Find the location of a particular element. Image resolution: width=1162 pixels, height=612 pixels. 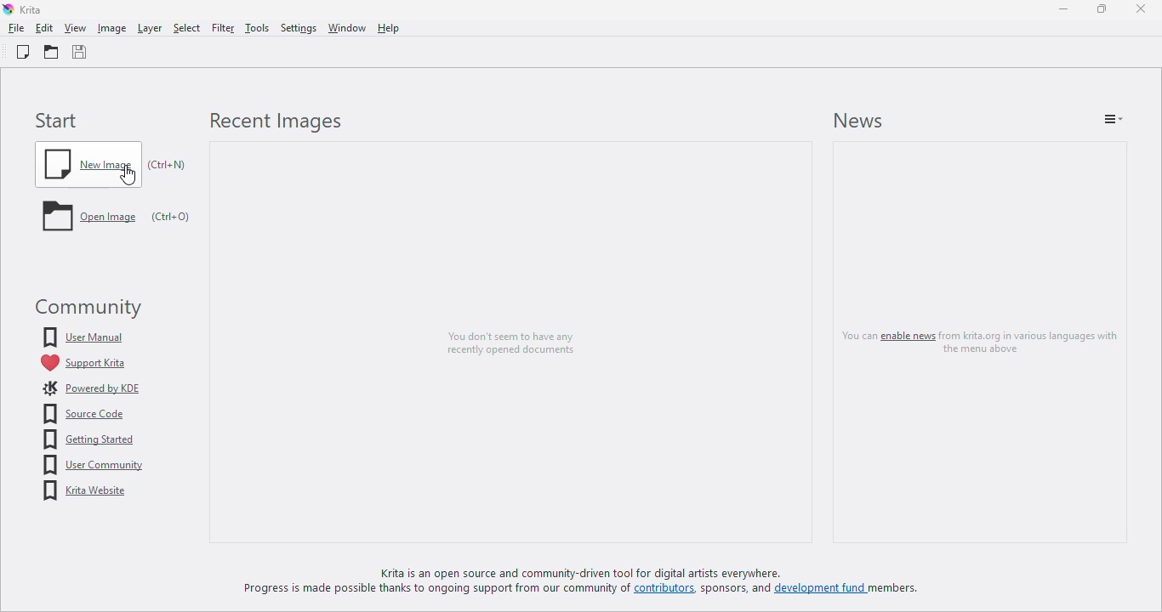

getting started is located at coordinates (88, 439).